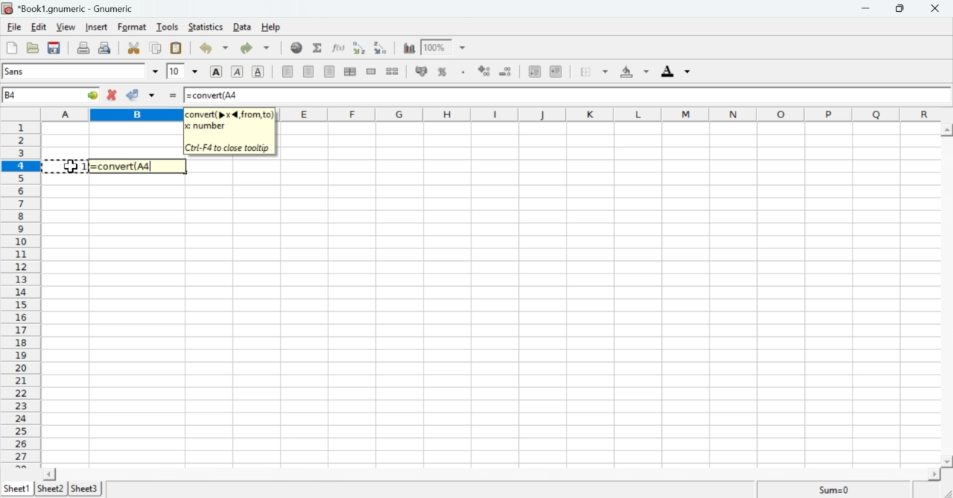 Image resolution: width=953 pixels, height=498 pixels. I want to click on Sum into the current cell, so click(319, 47).